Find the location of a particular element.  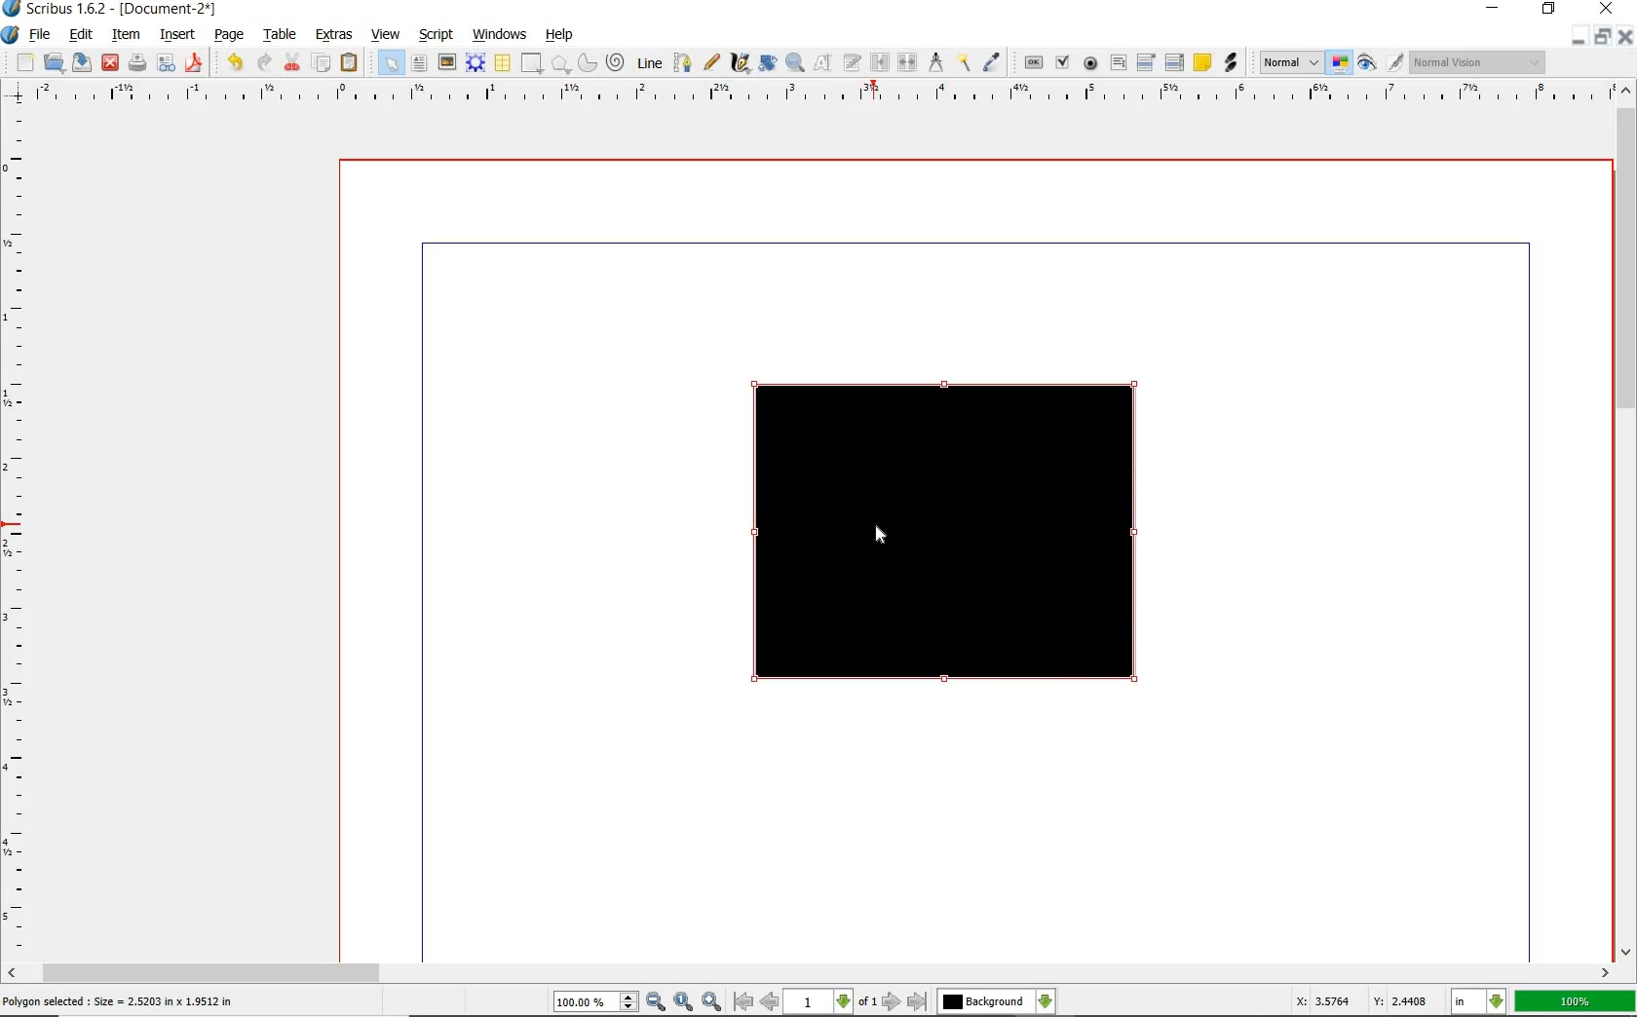

link annotation is located at coordinates (1231, 63).